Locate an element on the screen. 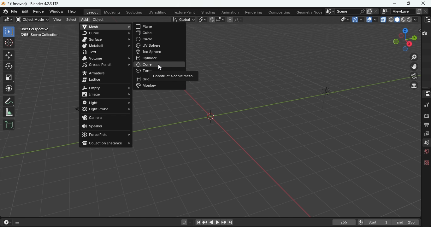 The image size is (431, 227). Layout is located at coordinates (92, 12).